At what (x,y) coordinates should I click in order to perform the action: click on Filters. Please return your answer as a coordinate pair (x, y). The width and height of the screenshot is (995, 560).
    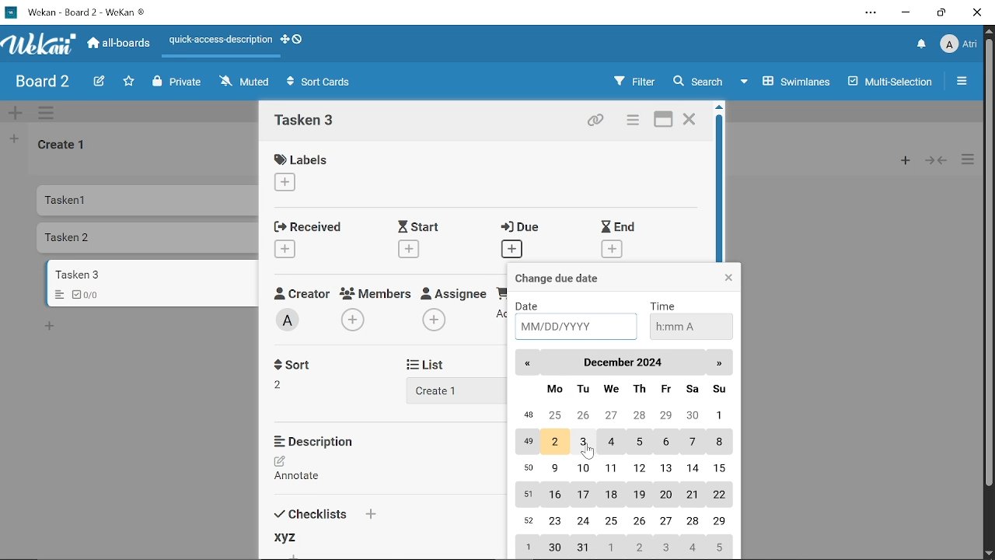
    Looking at the image, I should click on (633, 82).